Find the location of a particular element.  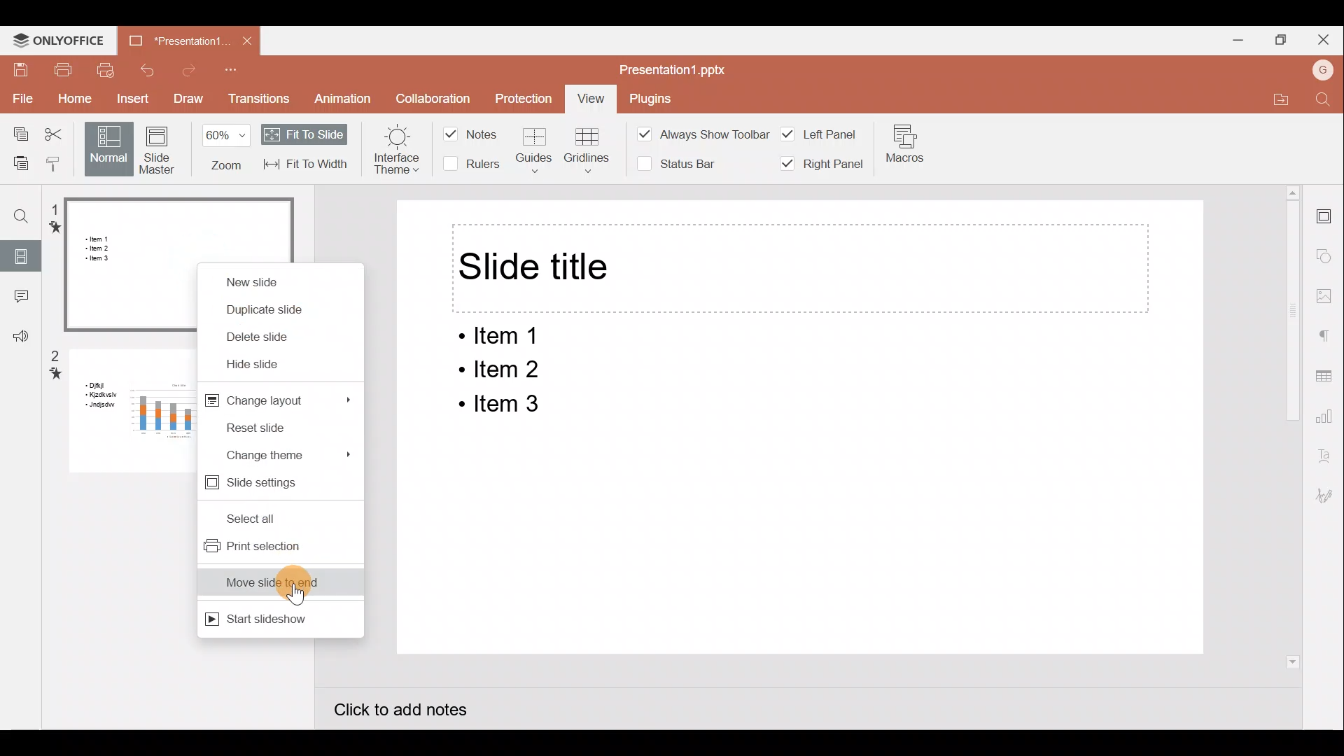

Signature settings is located at coordinates (1329, 496).